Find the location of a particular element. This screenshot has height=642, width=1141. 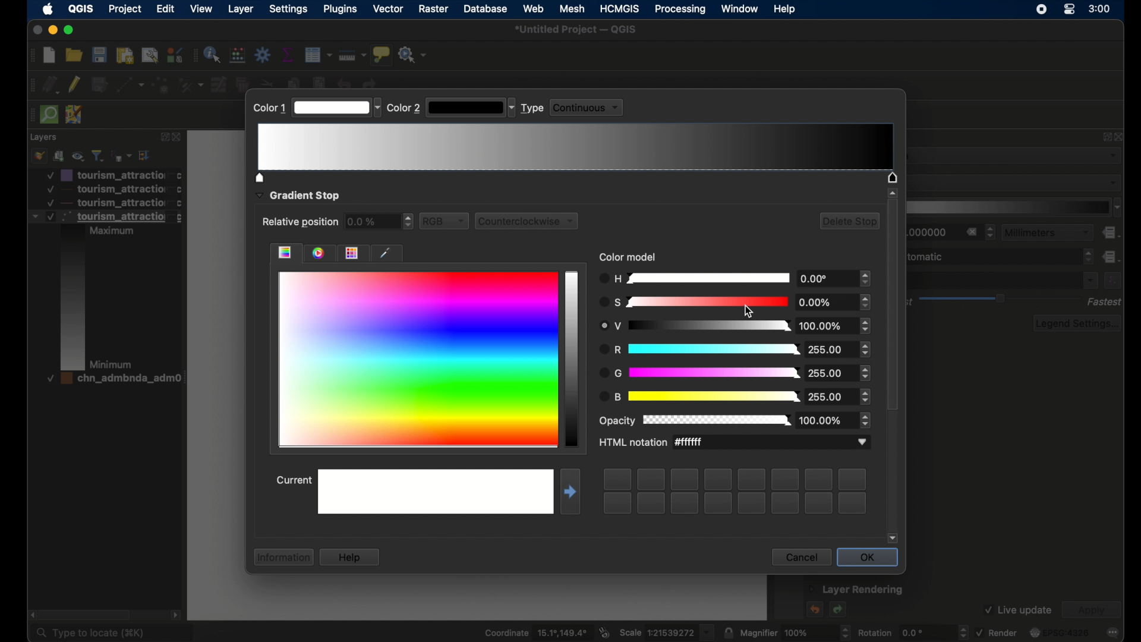

H is located at coordinates (734, 279).